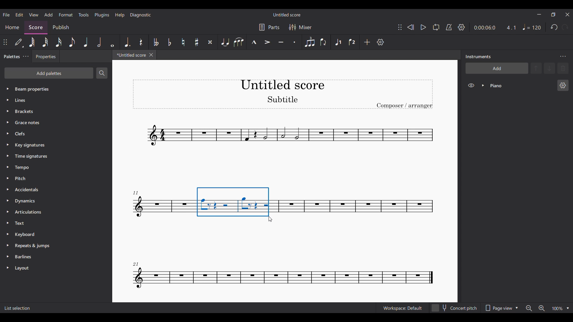 The height and width of the screenshot is (322, 573). Describe the element at coordinates (54, 156) in the screenshot. I see `Time signatures` at that location.